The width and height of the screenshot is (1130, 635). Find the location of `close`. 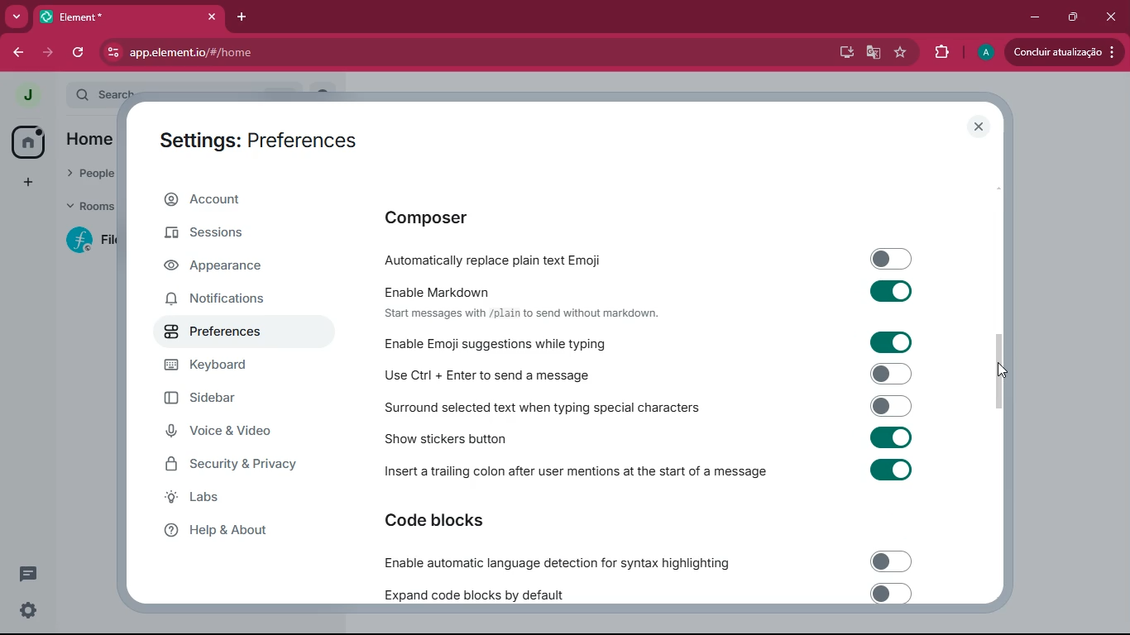

close is located at coordinates (980, 128).